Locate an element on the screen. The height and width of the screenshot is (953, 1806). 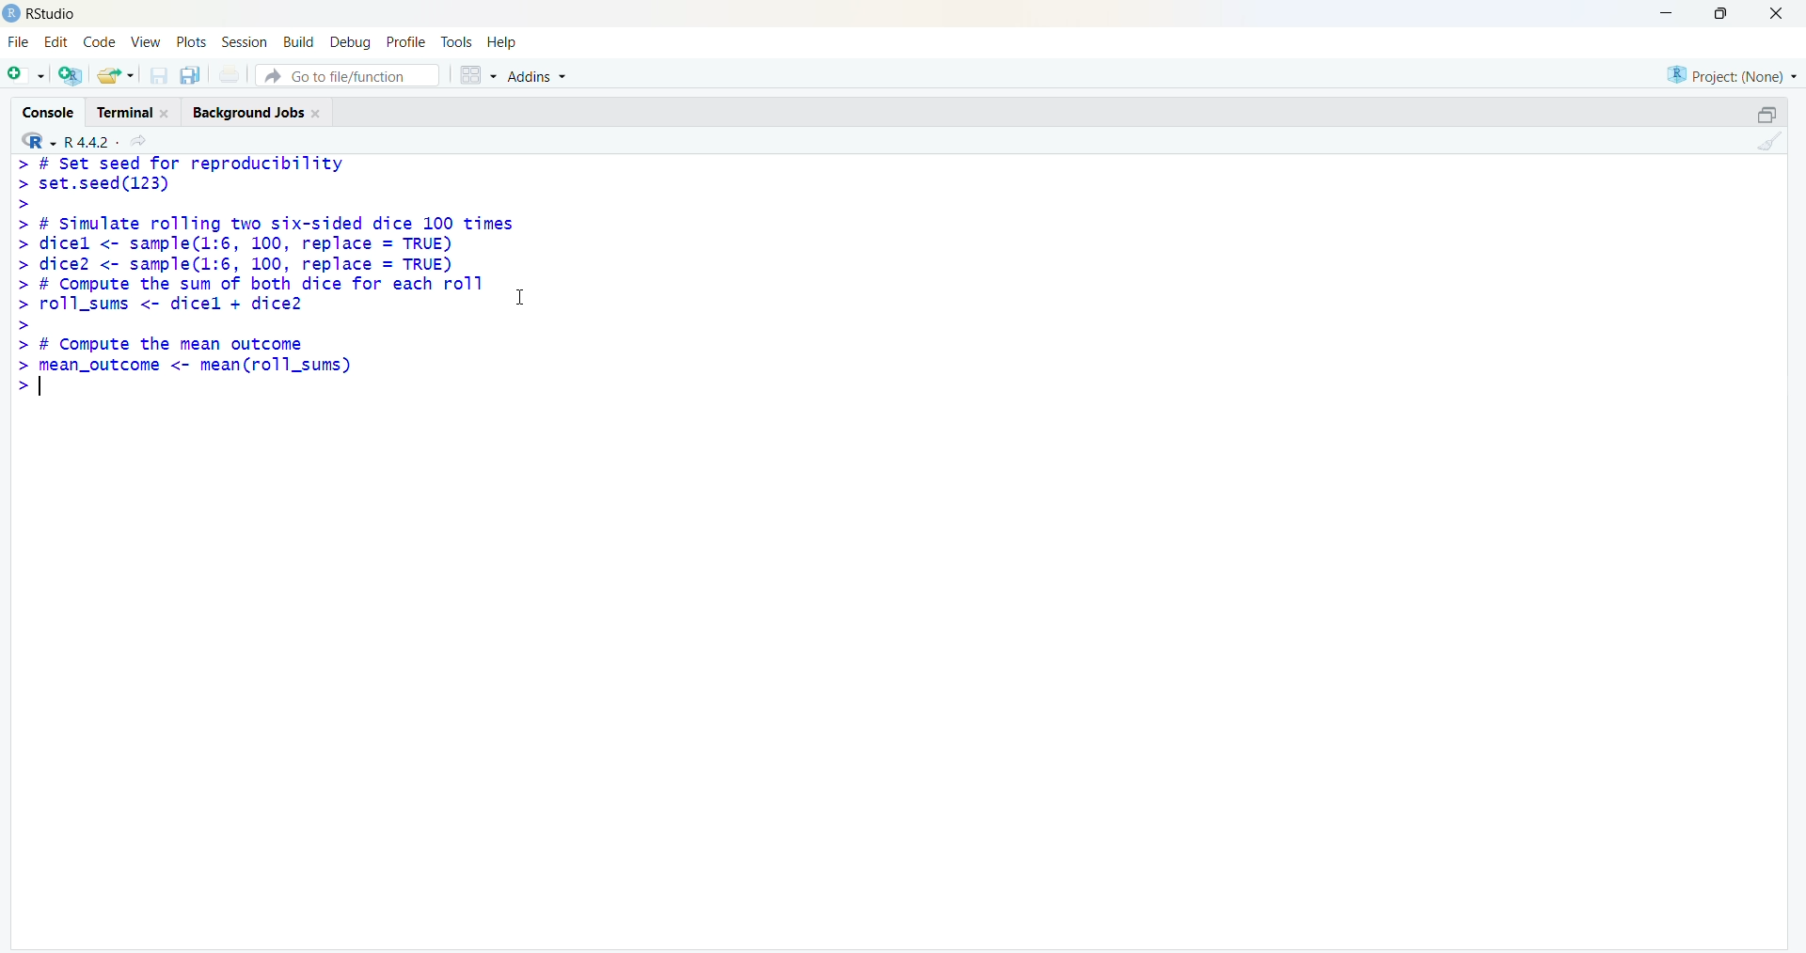
view is located at coordinates (146, 41).